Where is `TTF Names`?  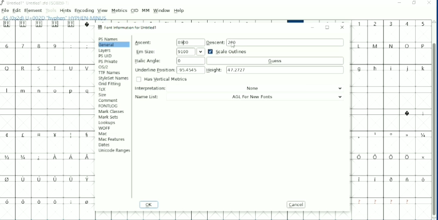
TTF Names is located at coordinates (109, 73).